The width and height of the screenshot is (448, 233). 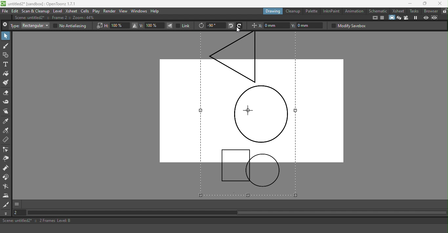 I want to click on Blender tool, so click(x=7, y=187).